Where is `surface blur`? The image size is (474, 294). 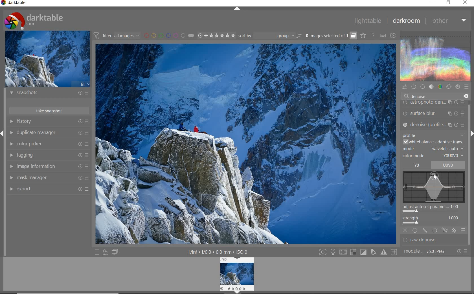
surface blur is located at coordinates (435, 114).